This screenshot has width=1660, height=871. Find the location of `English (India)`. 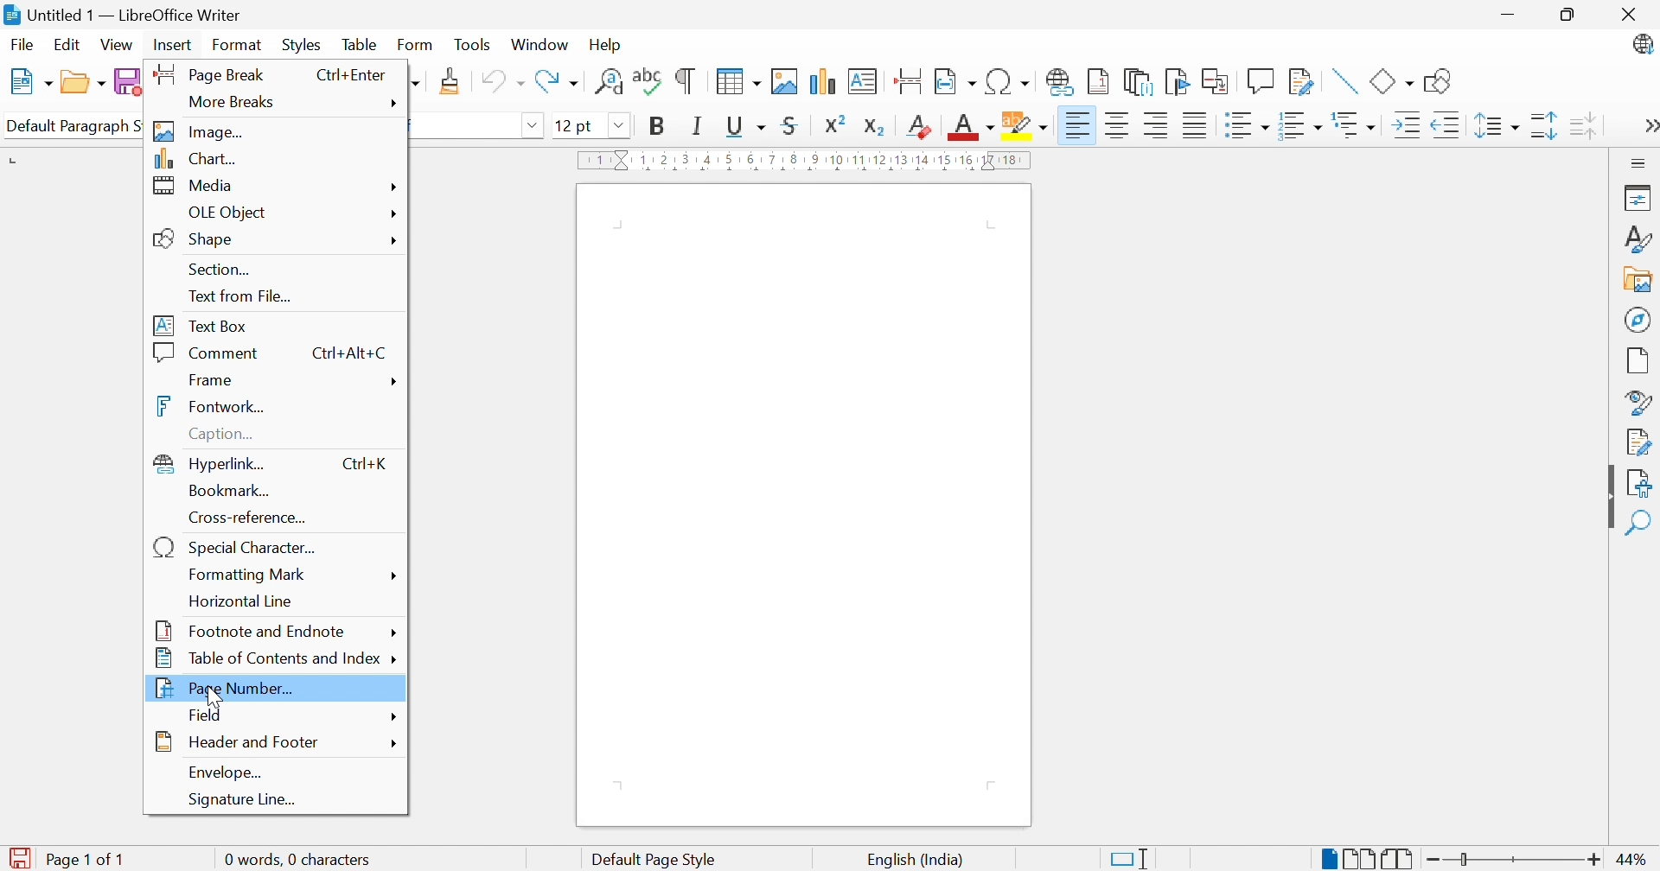

English (India) is located at coordinates (913, 861).